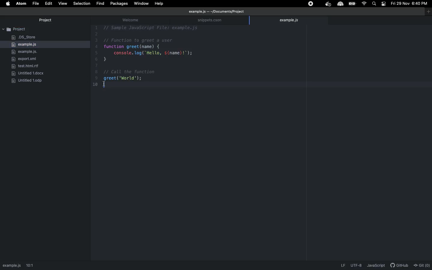 The image size is (432, 270). What do you see at coordinates (25, 59) in the screenshot?
I see `export.xml` at bounding box center [25, 59].